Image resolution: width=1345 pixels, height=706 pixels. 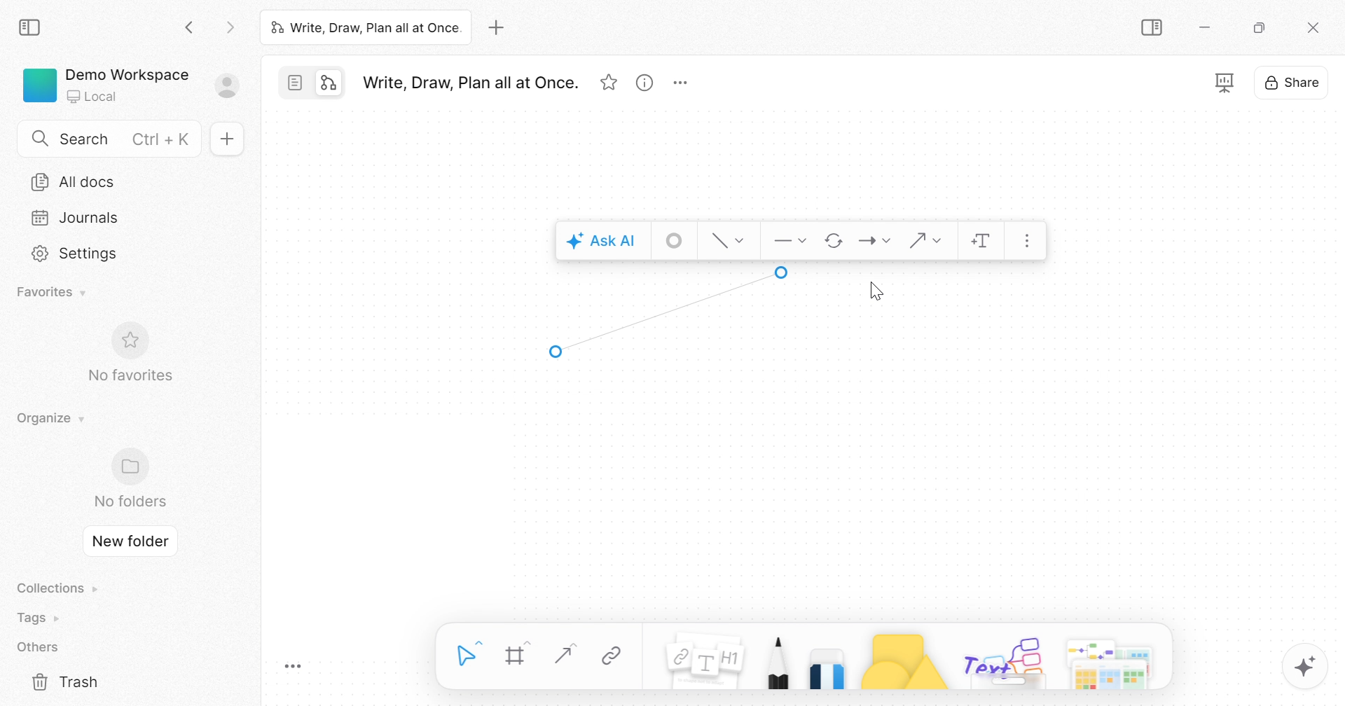 I want to click on Favorite icon, so click(x=133, y=340).